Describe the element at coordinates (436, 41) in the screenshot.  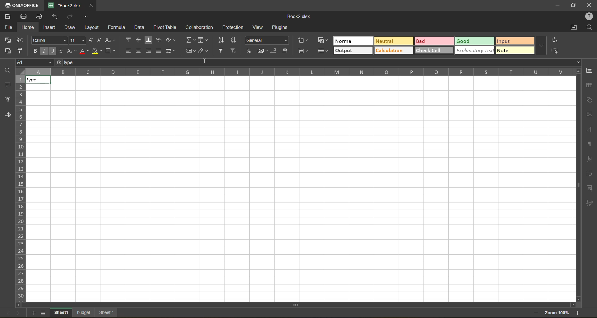
I see `bad` at that location.